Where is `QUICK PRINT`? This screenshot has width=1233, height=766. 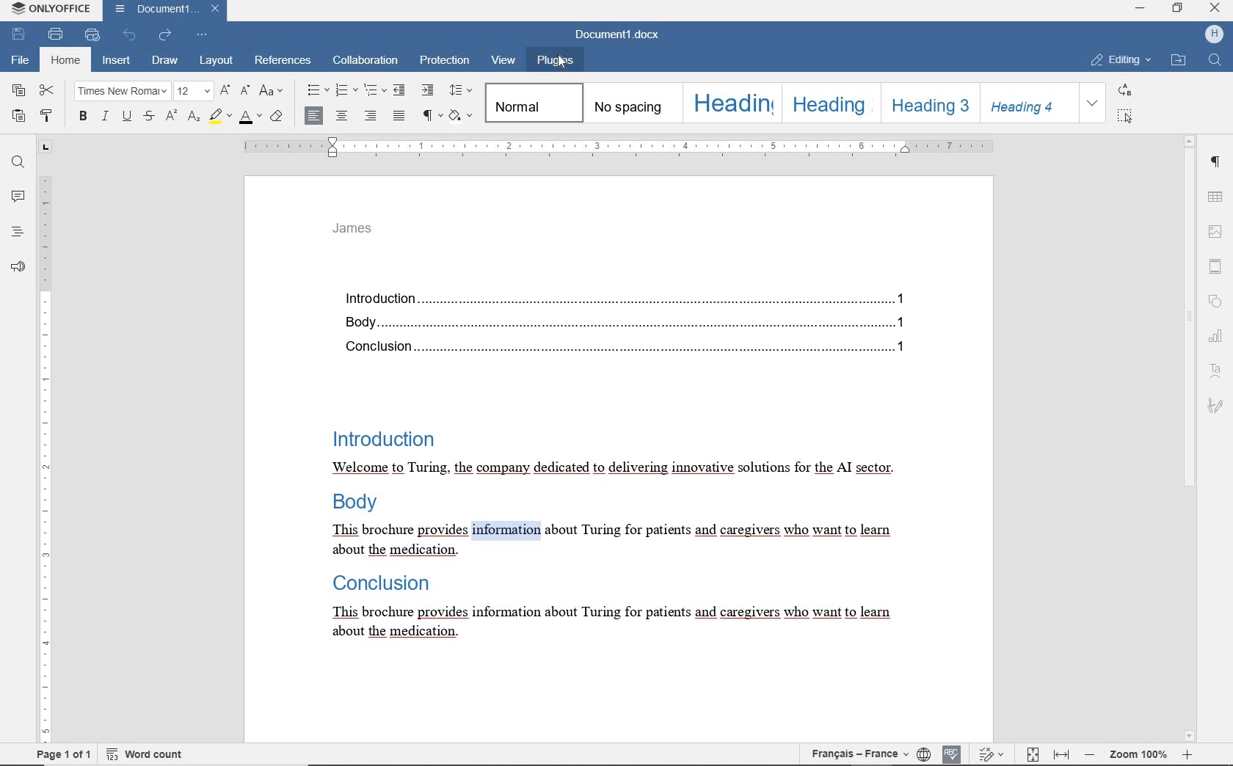 QUICK PRINT is located at coordinates (93, 35).